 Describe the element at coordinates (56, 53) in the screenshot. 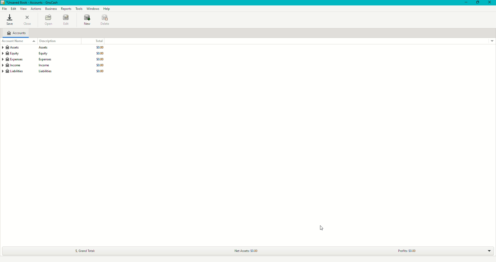

I see `Equity` at that location.